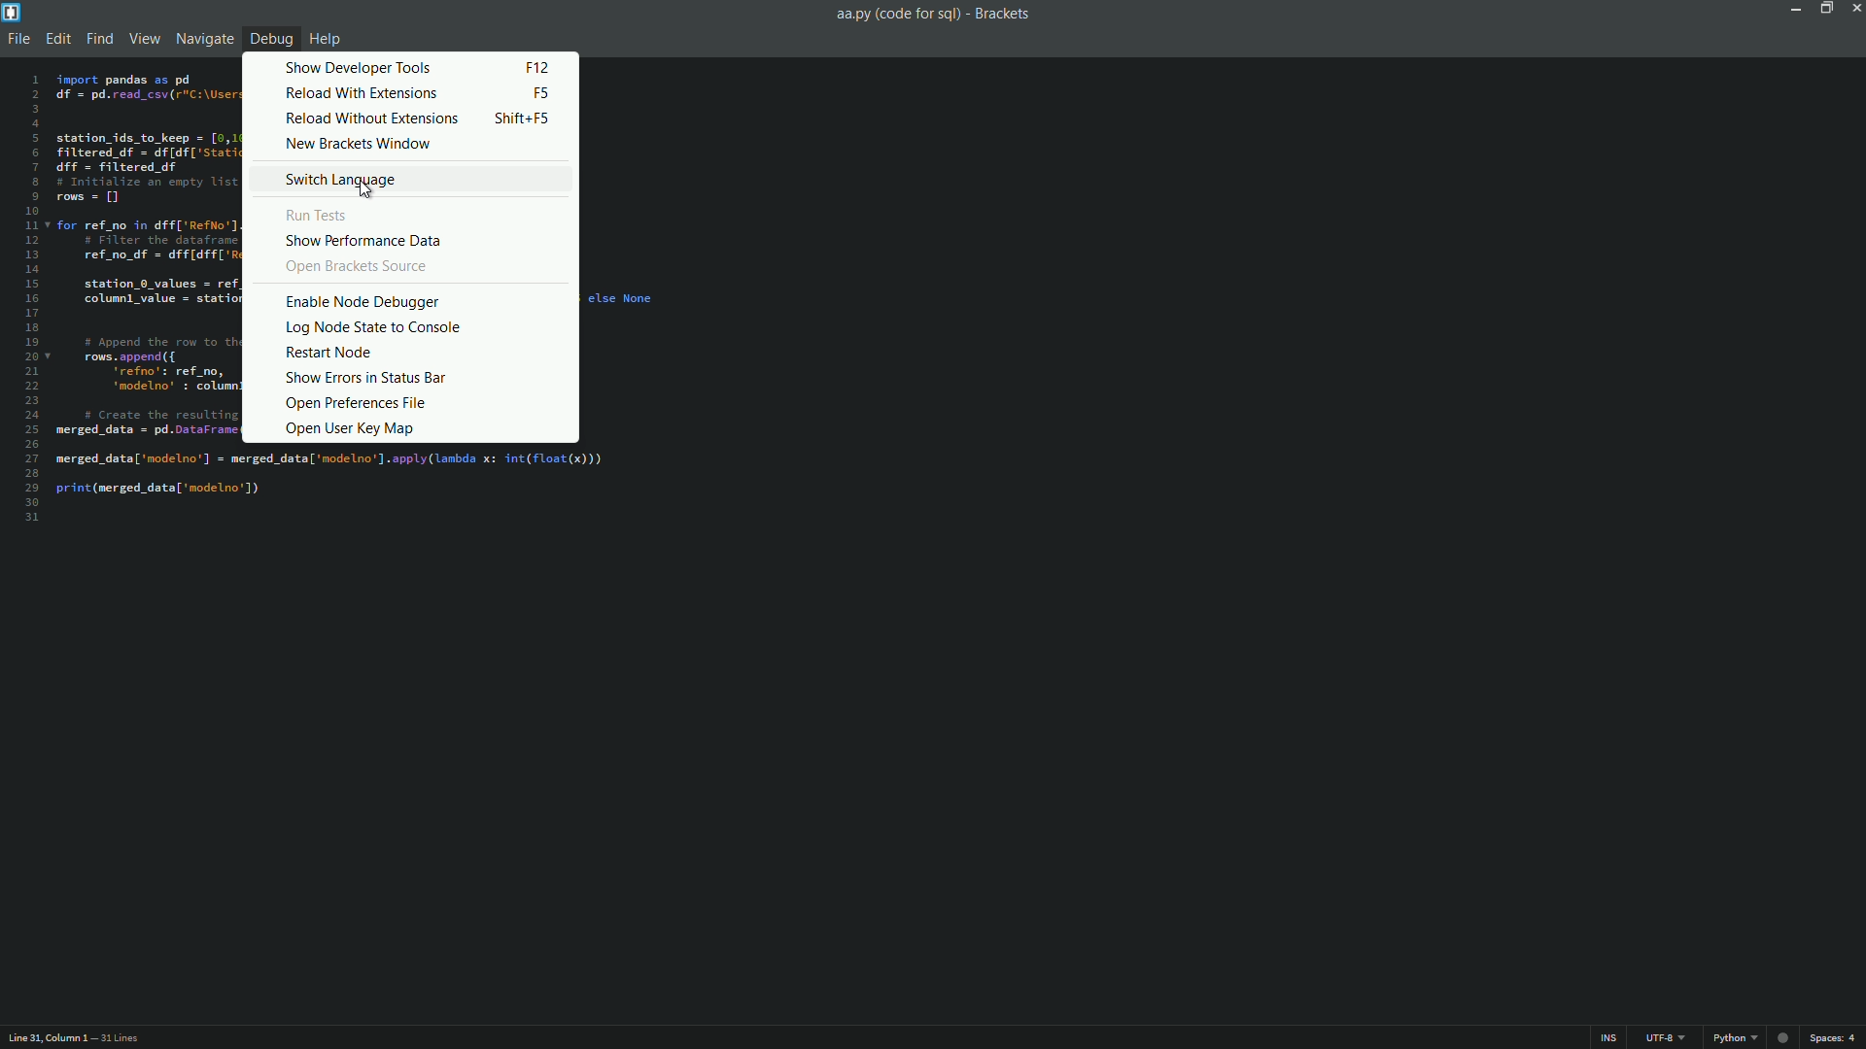  Describe the element at coordinates (544, 91) in the screenshot. I see `keyboard shortcut` at that location.